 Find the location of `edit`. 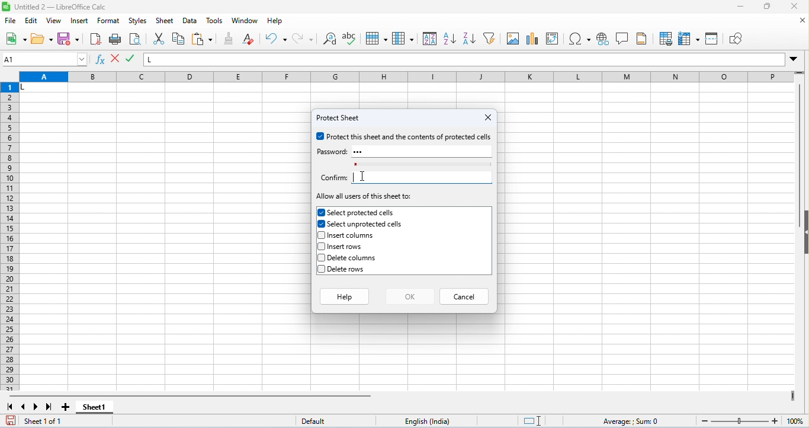

edit is located at coordinates (32, 21).